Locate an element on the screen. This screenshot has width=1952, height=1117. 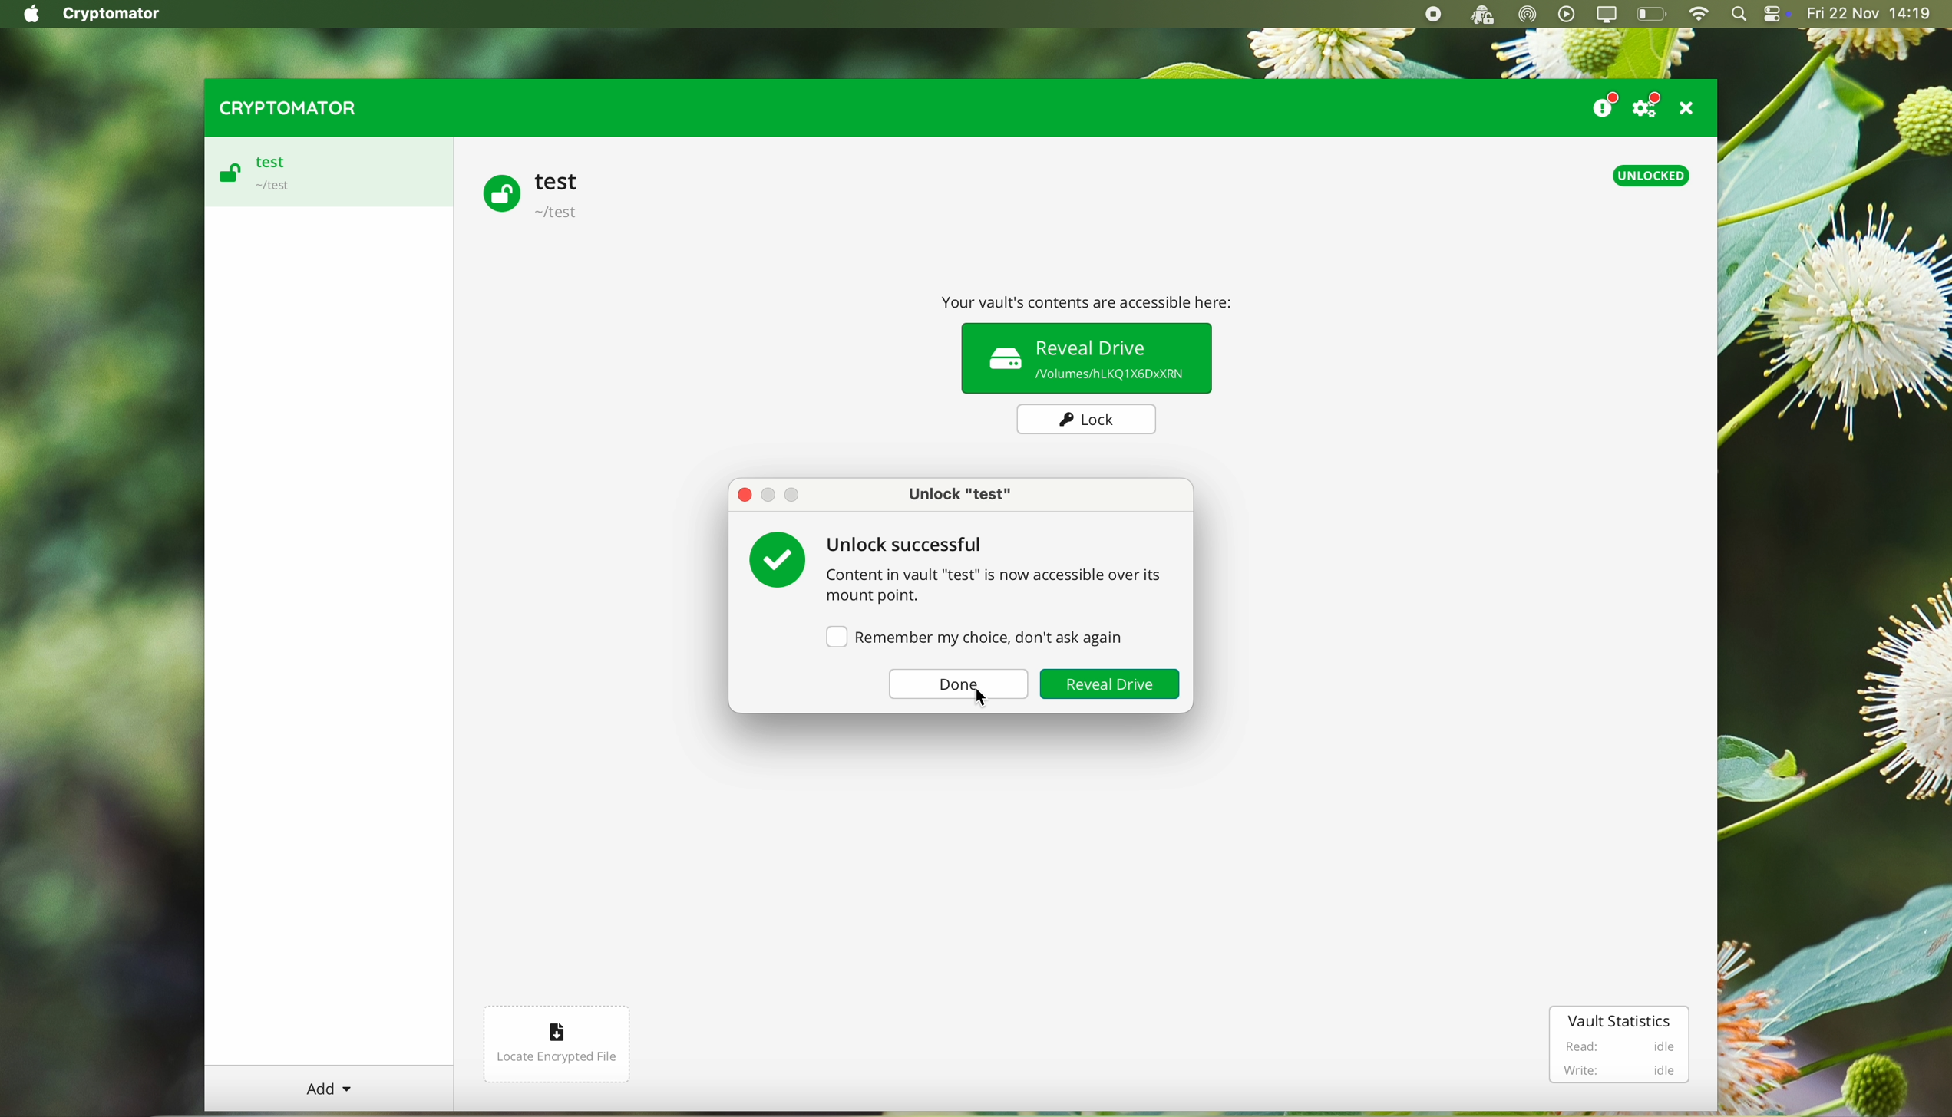
reveal drive is located at coordinates (1110, 684).